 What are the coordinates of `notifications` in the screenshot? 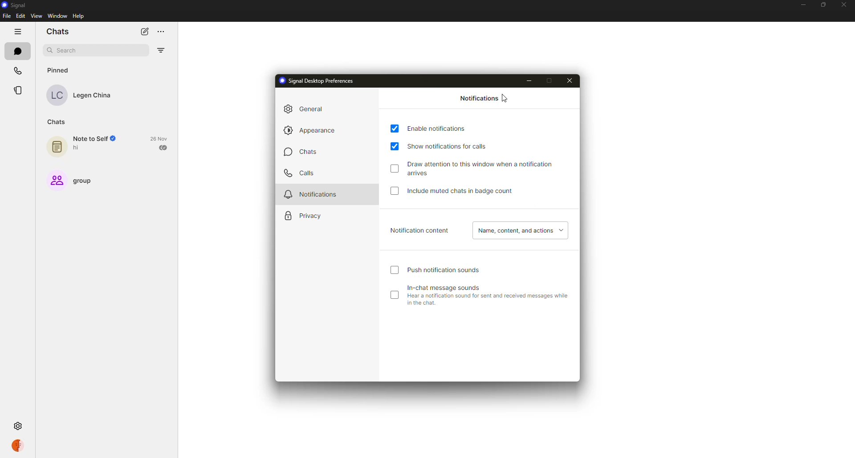 It's located at (314, 194).